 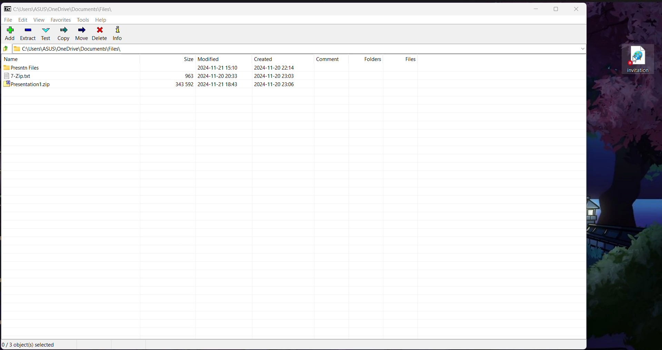 I want to click on name, so click(x=11, y=59).